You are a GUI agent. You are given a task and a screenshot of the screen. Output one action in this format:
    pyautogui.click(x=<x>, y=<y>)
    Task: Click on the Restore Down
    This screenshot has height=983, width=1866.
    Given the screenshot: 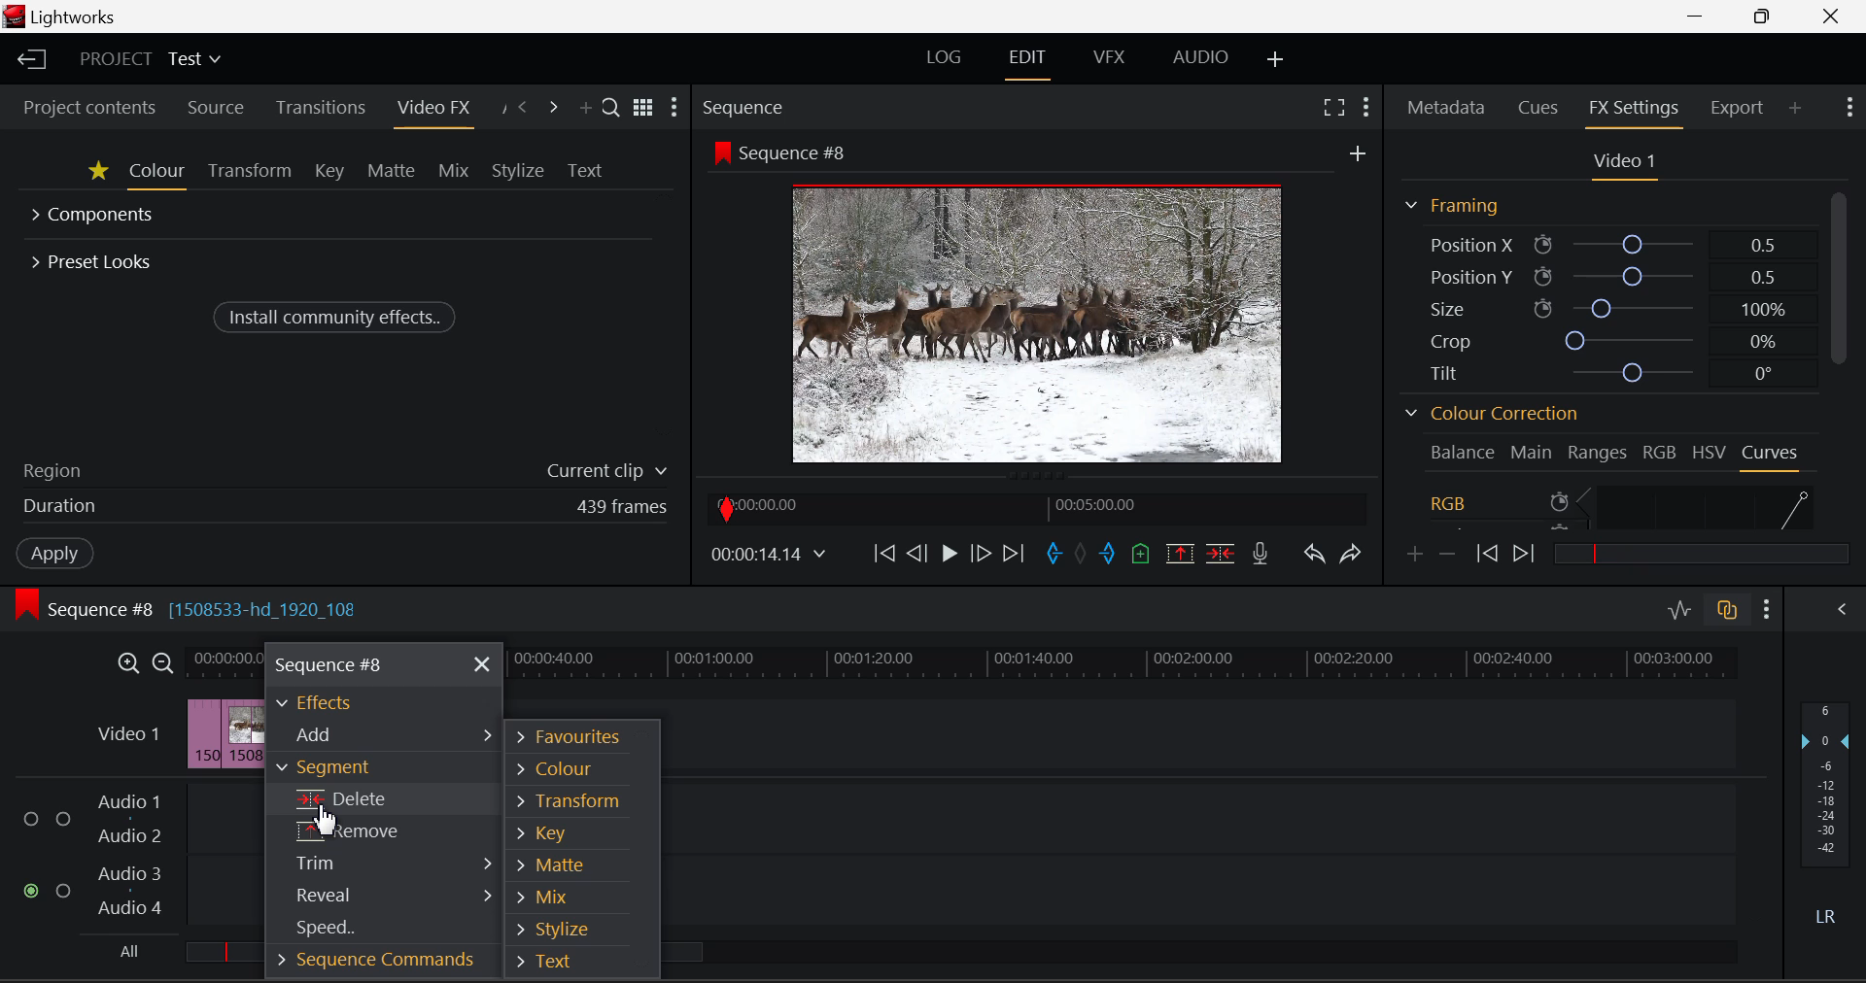 What is the action you would take?
    pyautogui.click(x=1698, y=17)
    